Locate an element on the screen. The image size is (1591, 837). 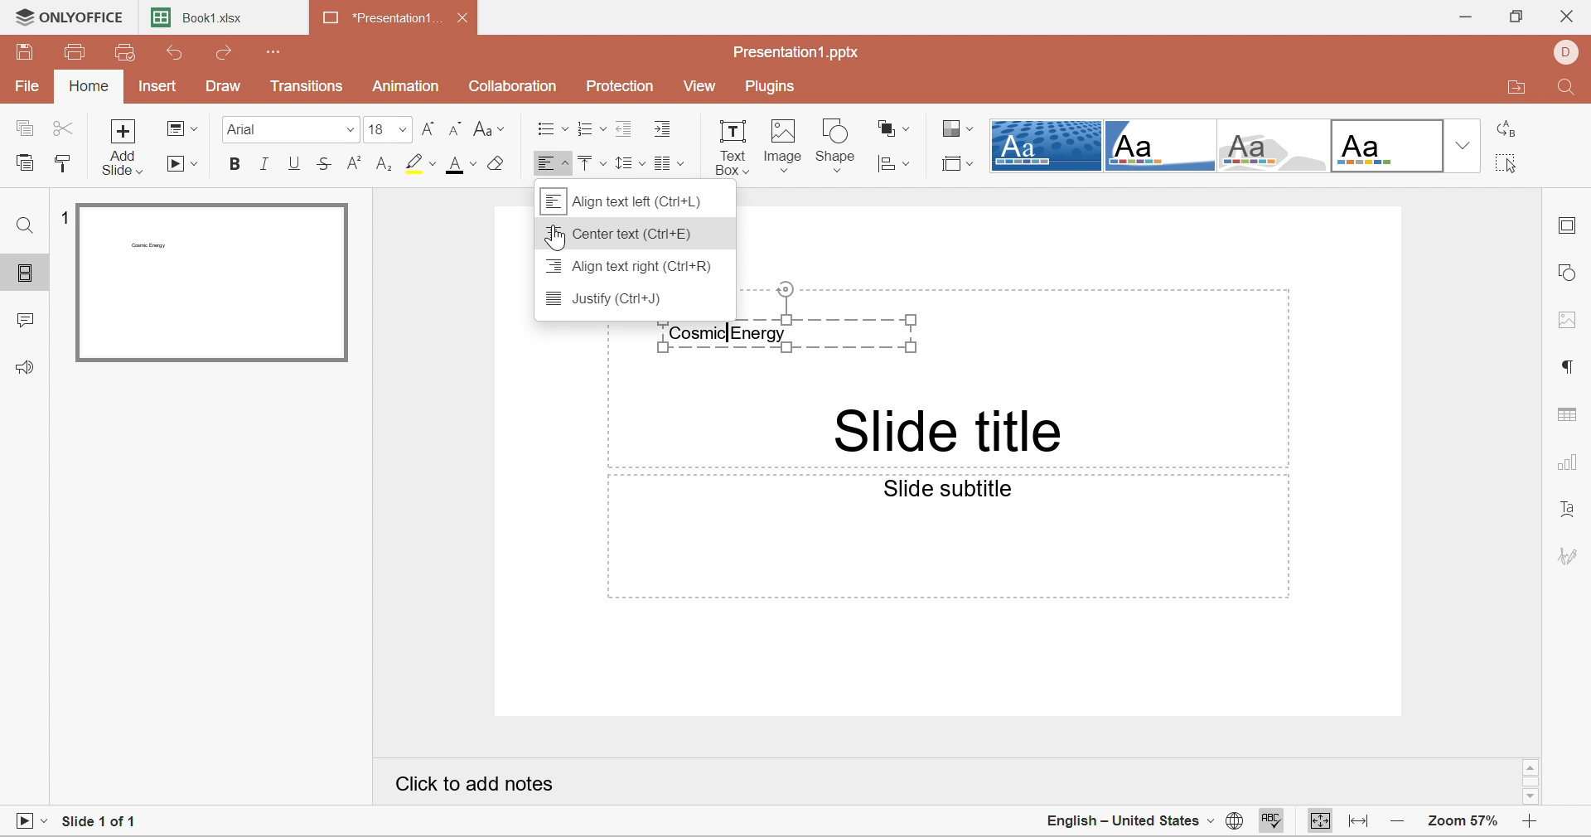
Shape settings is located at coordinates (1573, 274).